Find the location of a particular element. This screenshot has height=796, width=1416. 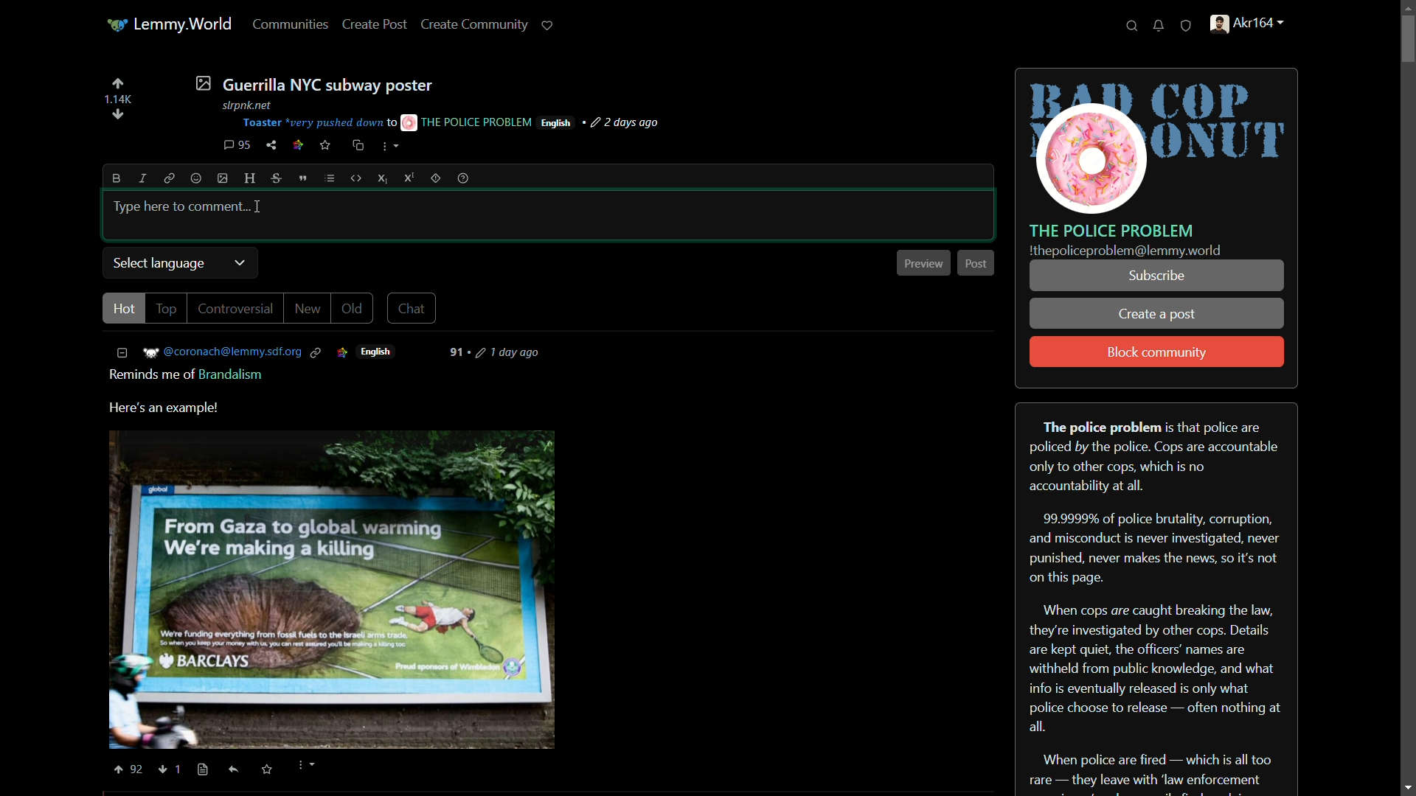

post-time is located at coordinates (510, 355).